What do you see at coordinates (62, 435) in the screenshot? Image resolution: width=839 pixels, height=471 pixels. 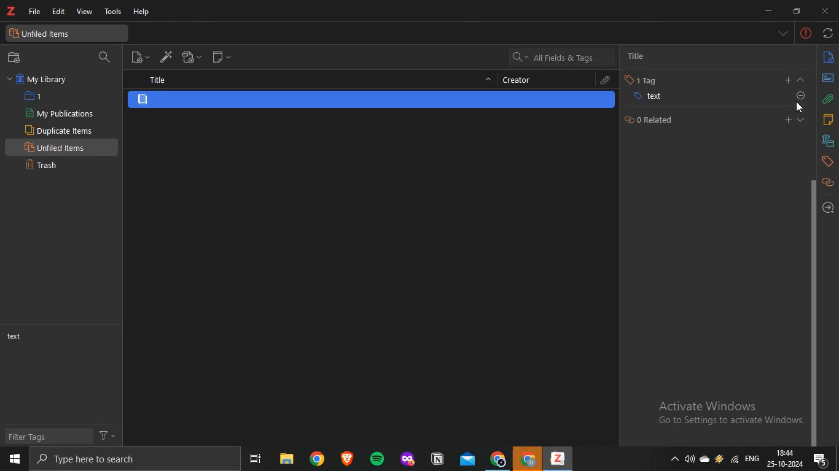 I see `filter tags` at bounding box center [62, 435].